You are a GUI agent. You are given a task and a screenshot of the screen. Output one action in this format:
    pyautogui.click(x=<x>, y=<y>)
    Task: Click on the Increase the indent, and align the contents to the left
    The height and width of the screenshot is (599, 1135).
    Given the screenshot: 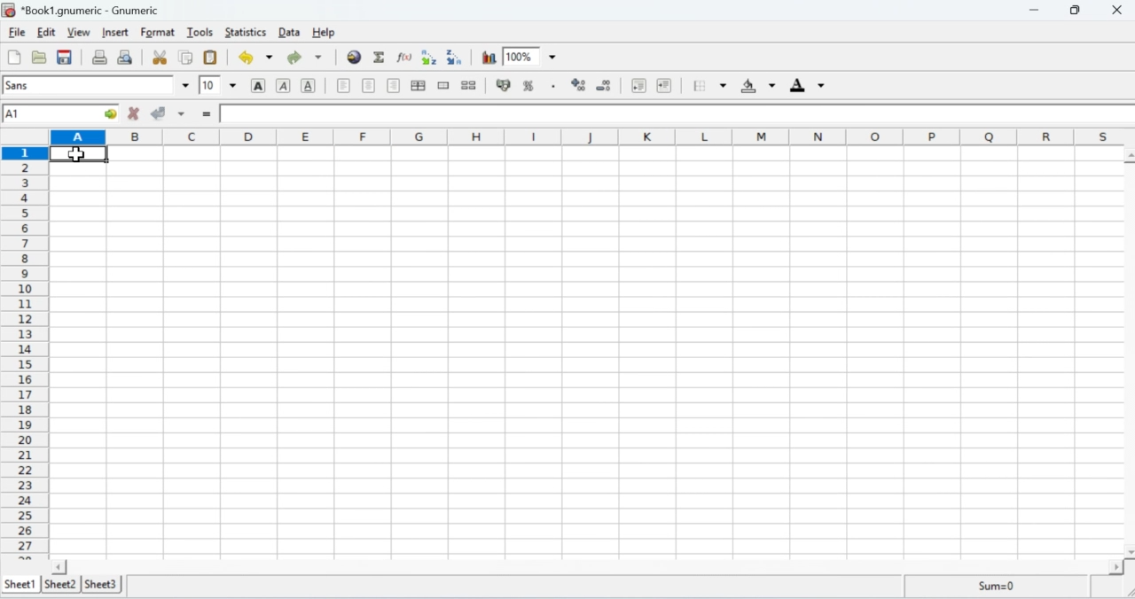 What is the action you would take?
    pyautogui.click(x=665, y=85)
    